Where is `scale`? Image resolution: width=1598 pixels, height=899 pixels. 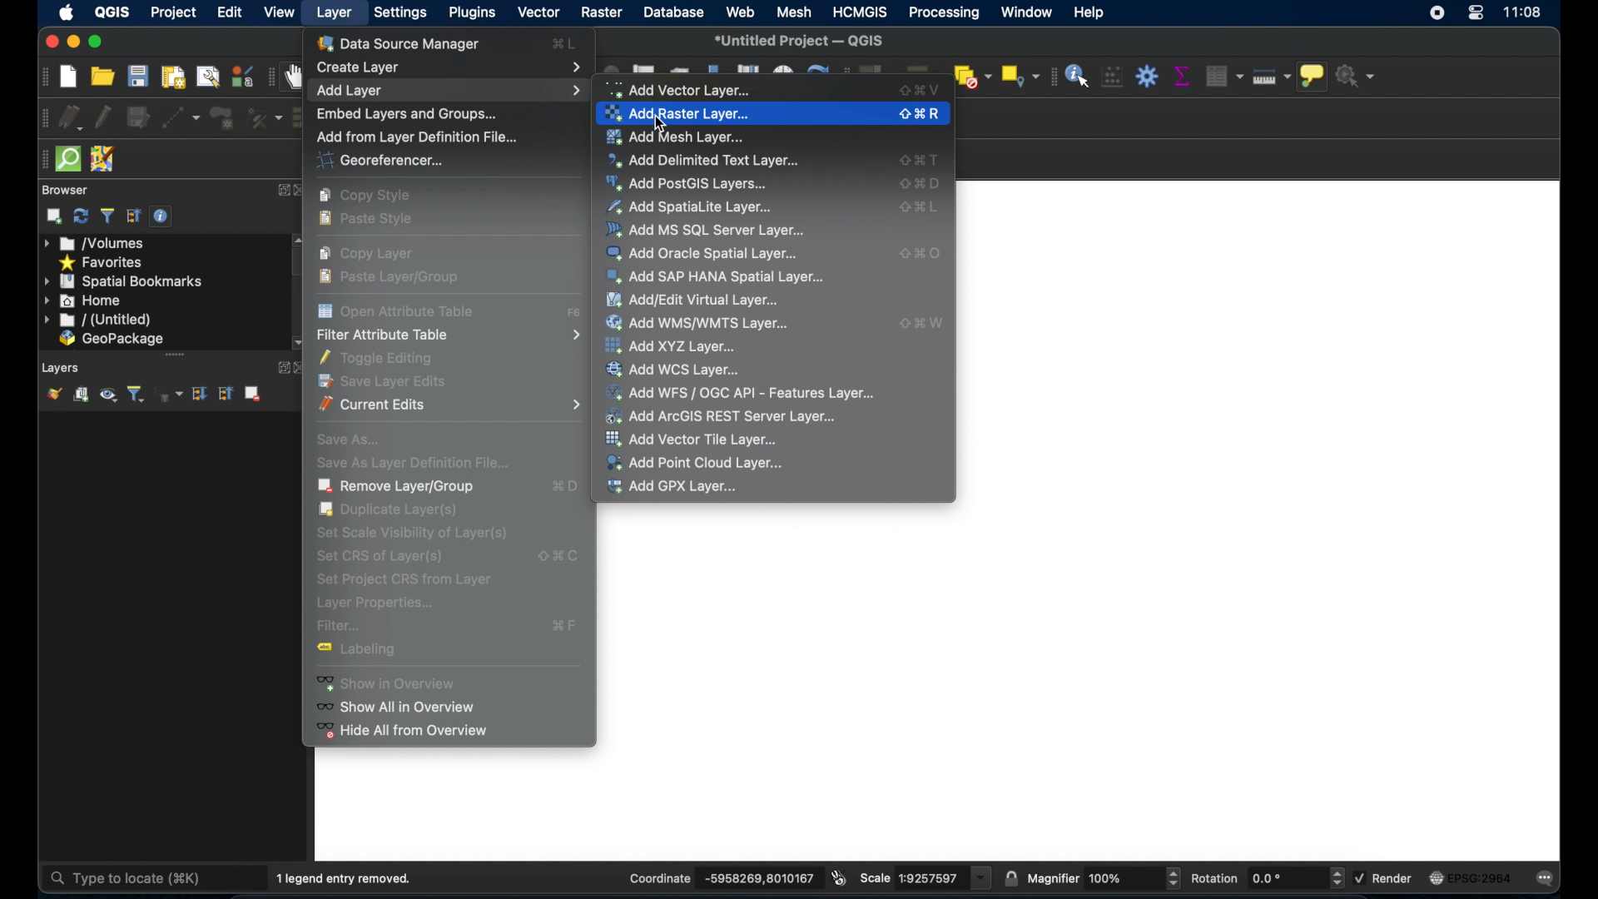
scale is located at coordinates (876, 878).